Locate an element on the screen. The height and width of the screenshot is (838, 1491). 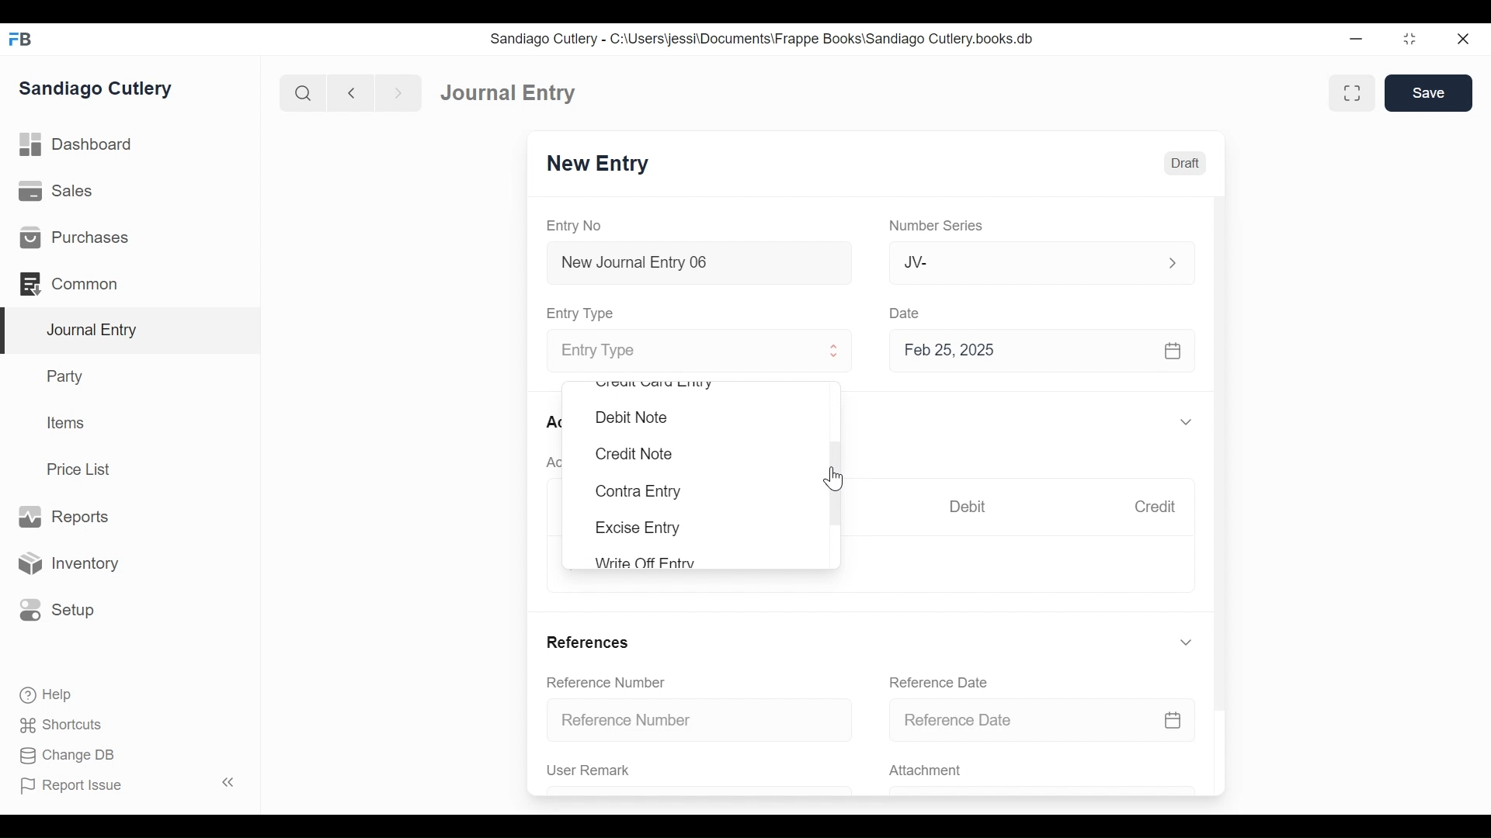
Sales is located at coordinates (61, 192).